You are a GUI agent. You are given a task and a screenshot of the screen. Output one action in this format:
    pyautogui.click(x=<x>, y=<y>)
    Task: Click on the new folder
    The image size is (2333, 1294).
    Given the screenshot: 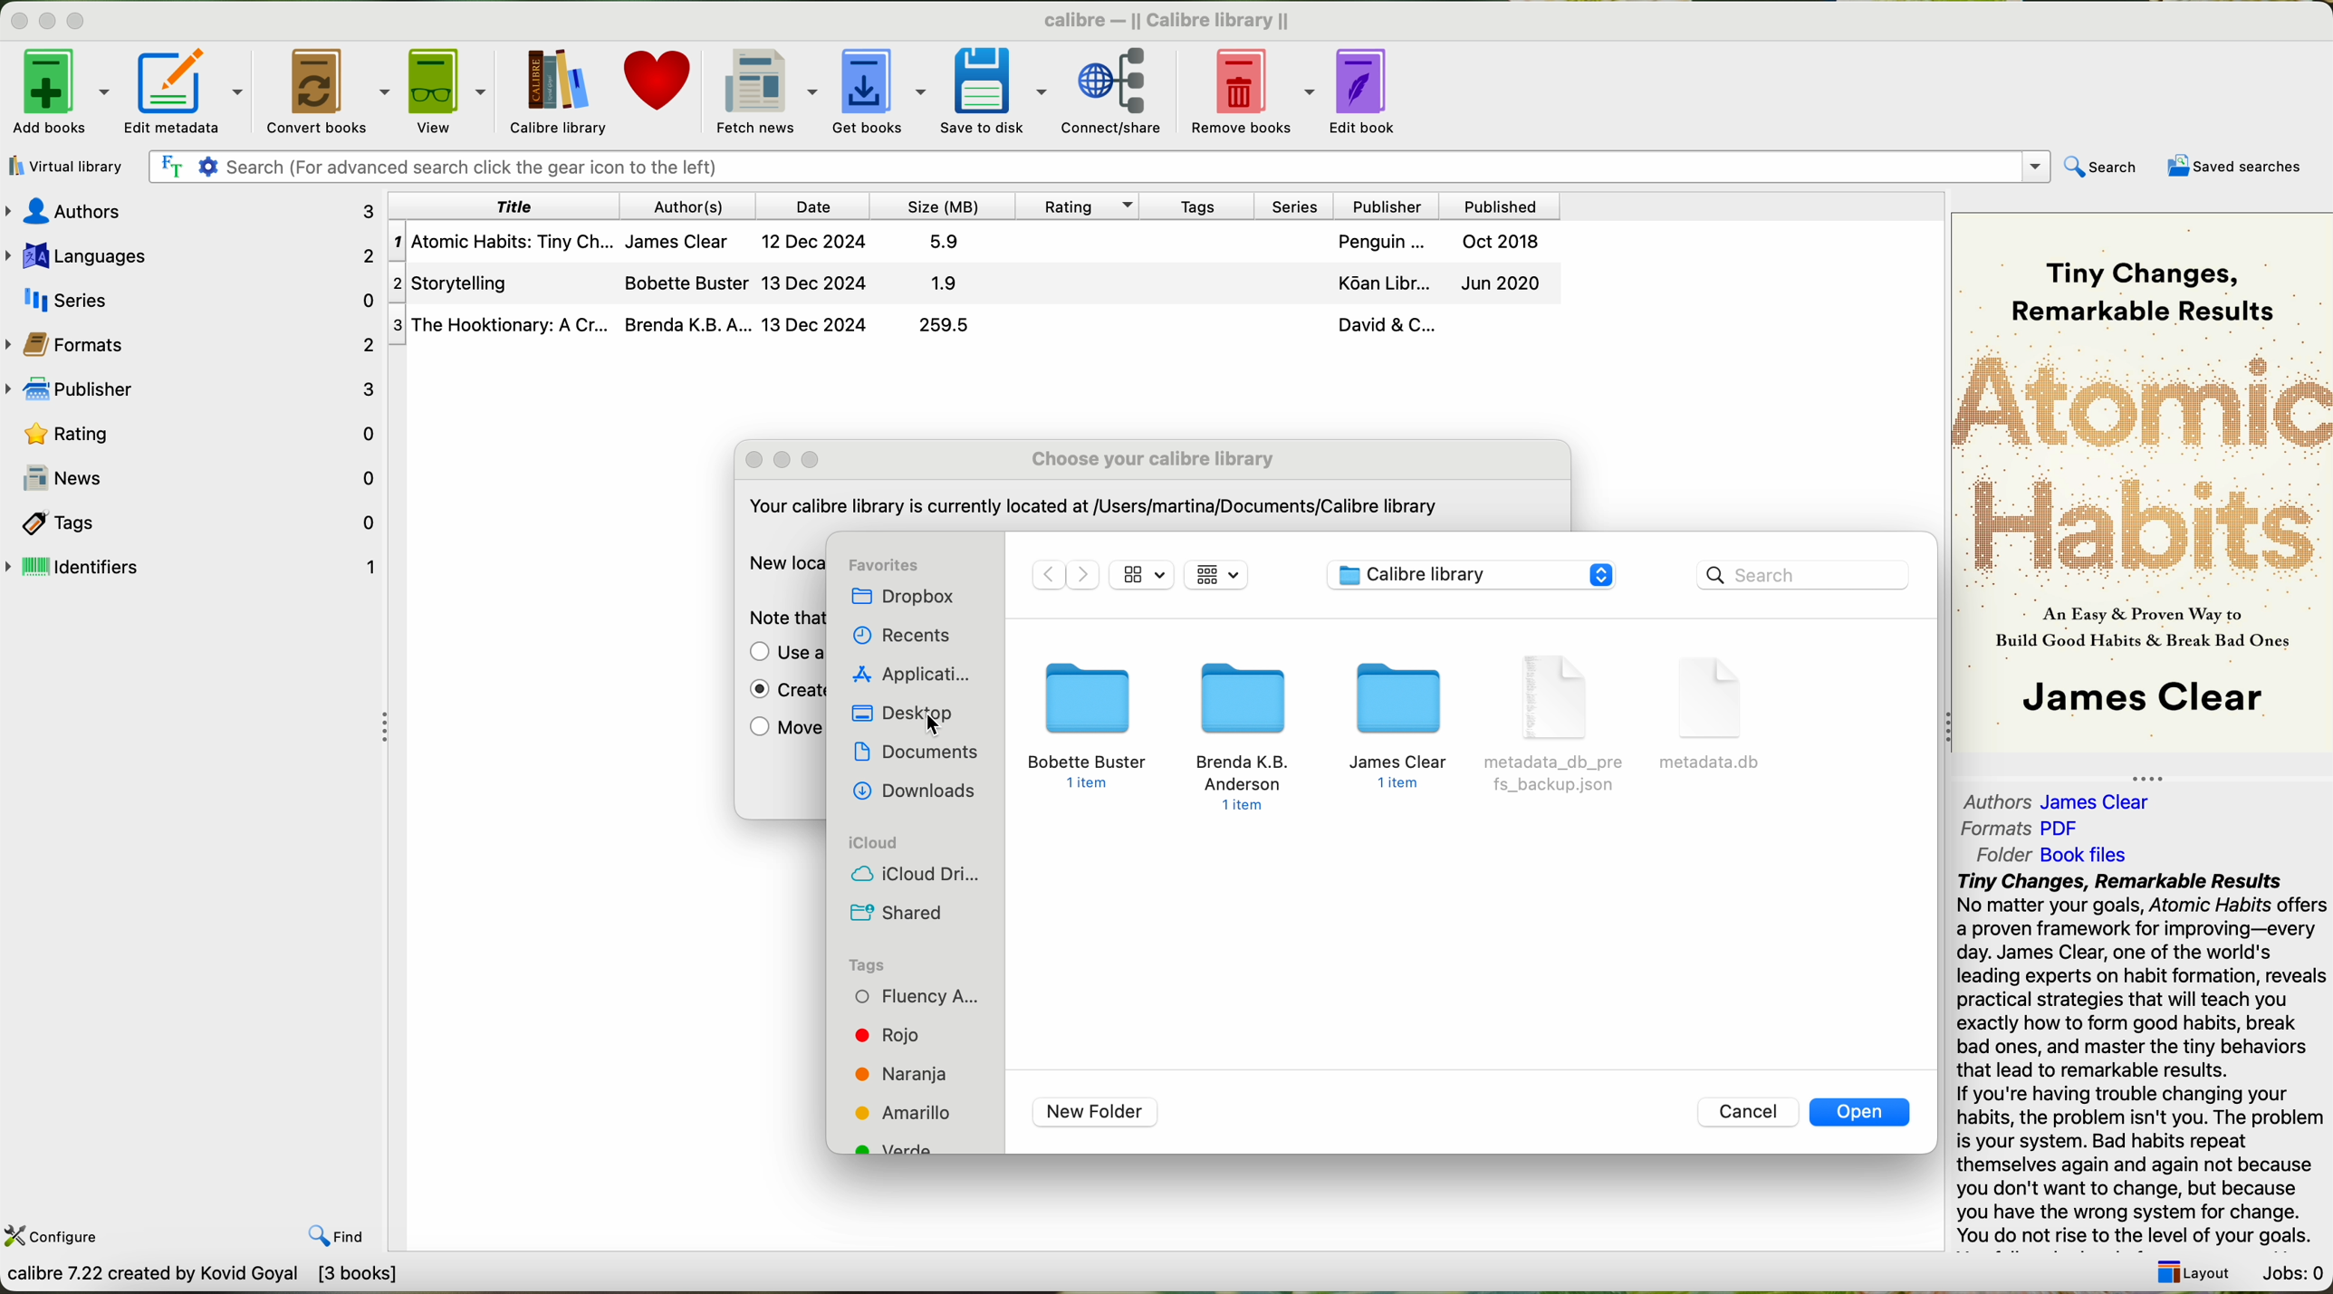 What is the action you would take?
    pyautogui.click(x=1095, y=1112)
    